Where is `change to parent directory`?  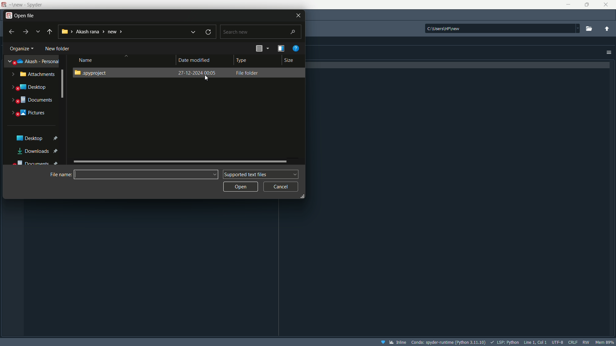 change to parent directory is located at coordinates (607, 29).